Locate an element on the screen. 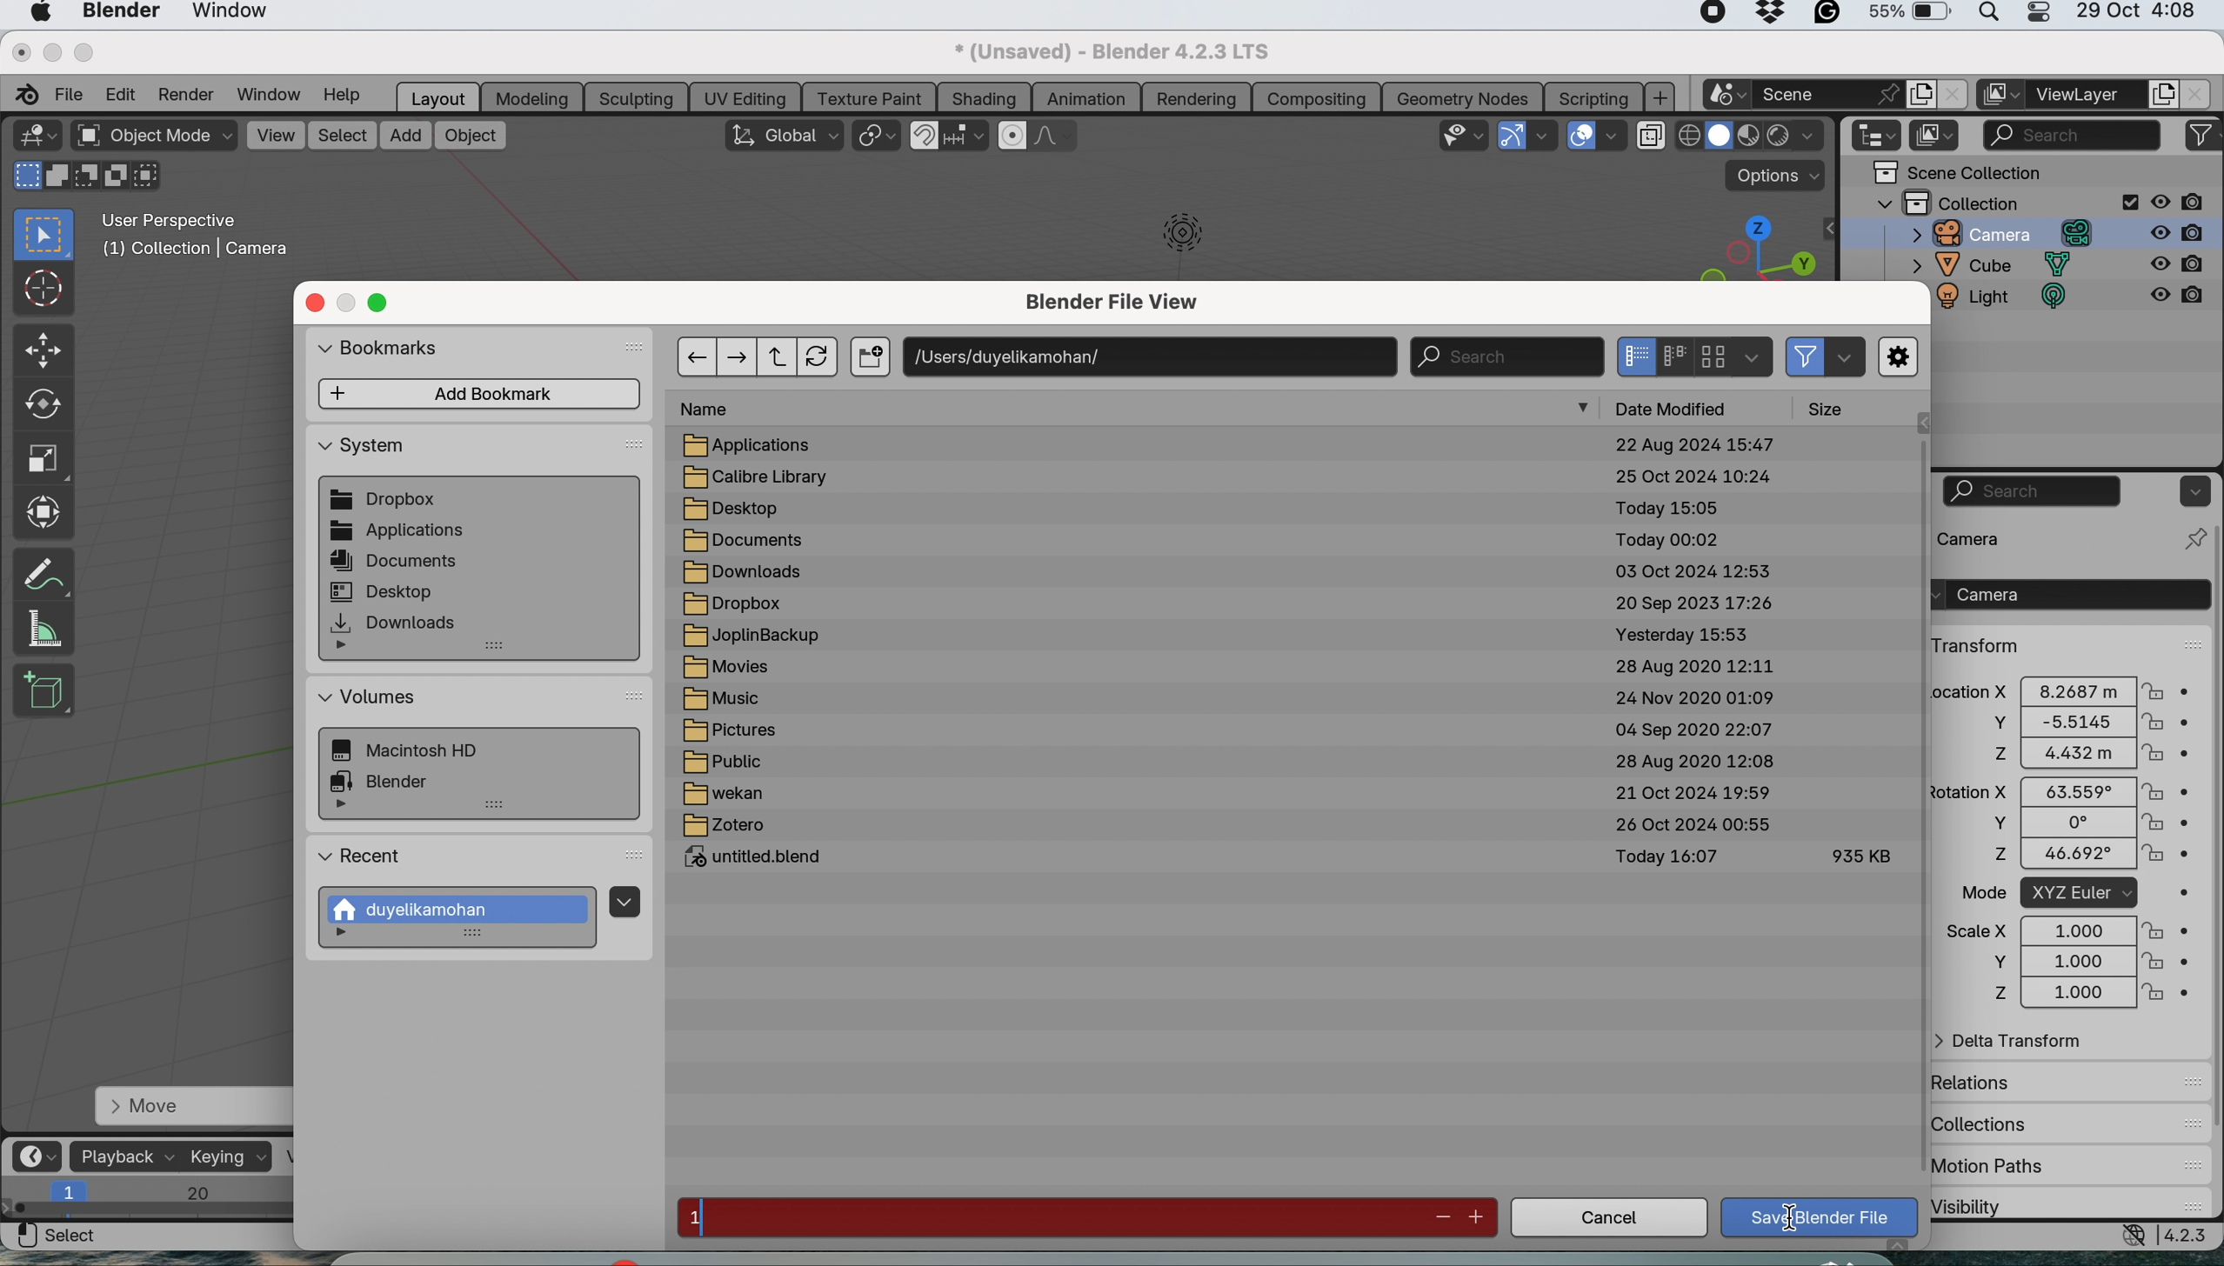 This screenshot has width=2224, height=1266. applications is located at coordinates (398, 532).